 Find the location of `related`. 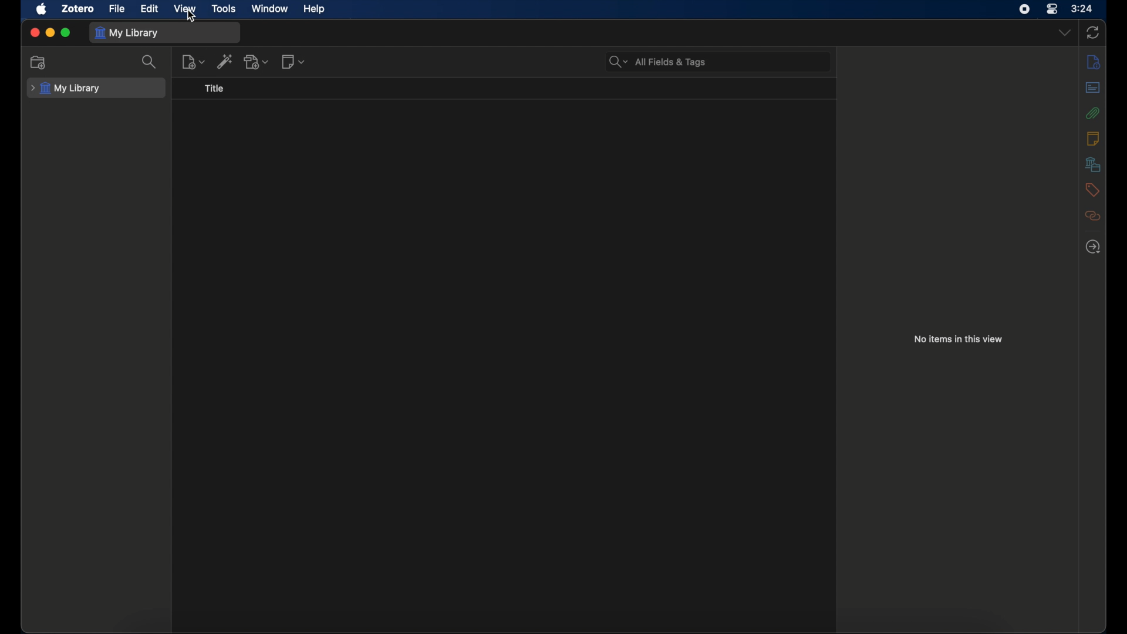

related is located at coordinates (1093, 216).